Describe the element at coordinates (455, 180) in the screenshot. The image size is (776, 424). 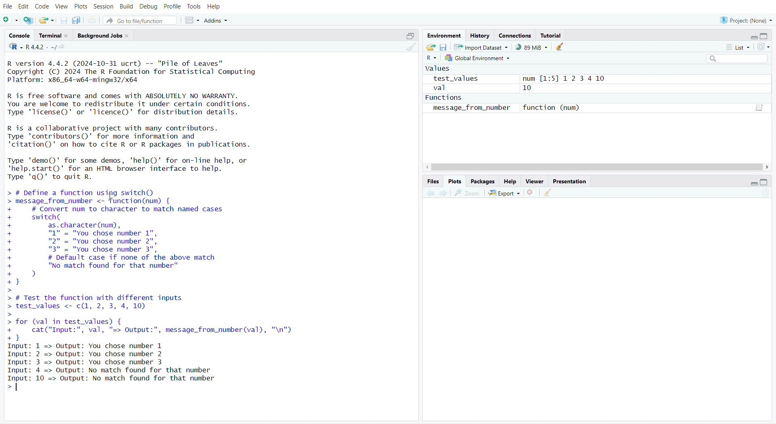
I see `Plots` at that location.